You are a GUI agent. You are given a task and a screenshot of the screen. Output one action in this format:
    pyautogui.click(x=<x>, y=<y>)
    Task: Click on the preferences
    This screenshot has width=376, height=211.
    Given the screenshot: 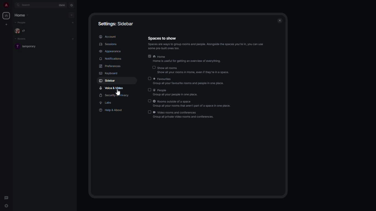 What is the action you would take?
    pyautogui.click(x=110, y=66)
    